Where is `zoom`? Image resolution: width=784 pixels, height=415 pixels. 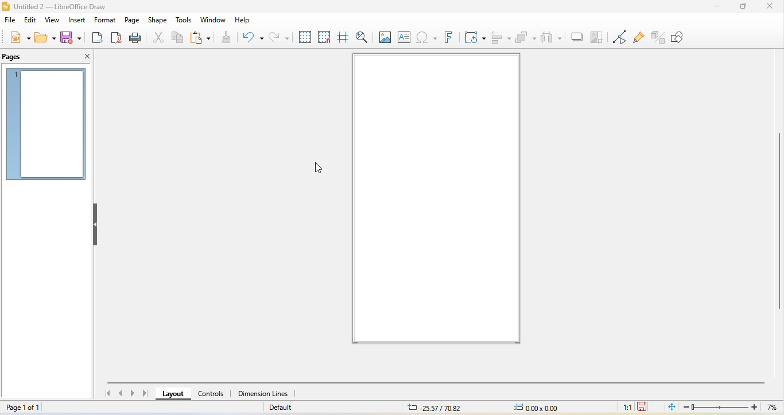 zoom is located at coordinates (732, 407).